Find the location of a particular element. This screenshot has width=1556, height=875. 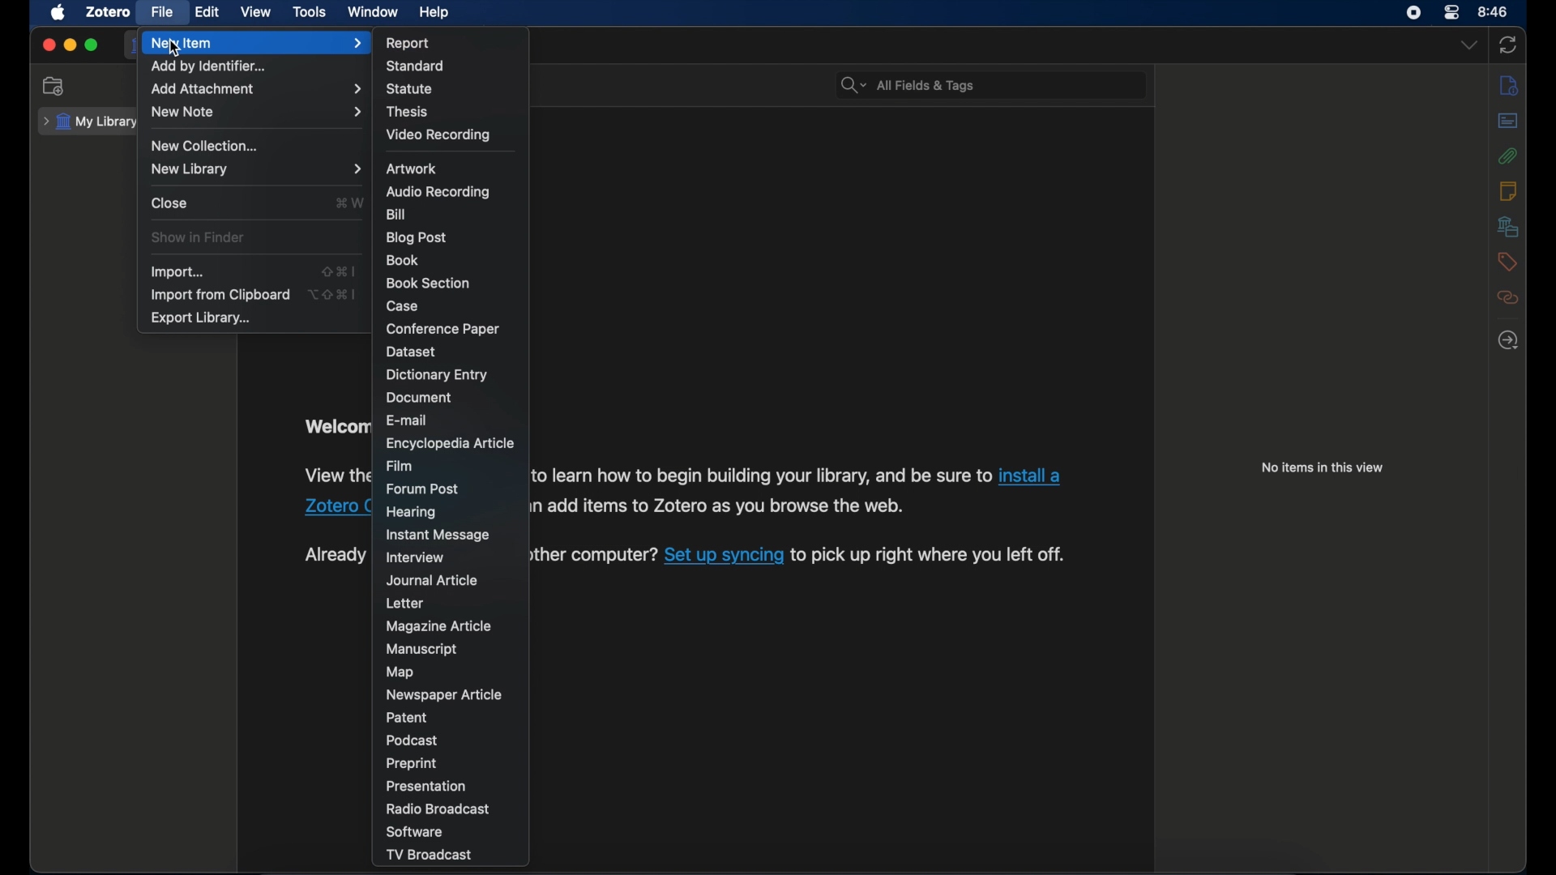

new collection is located at coordinates (206, 146).